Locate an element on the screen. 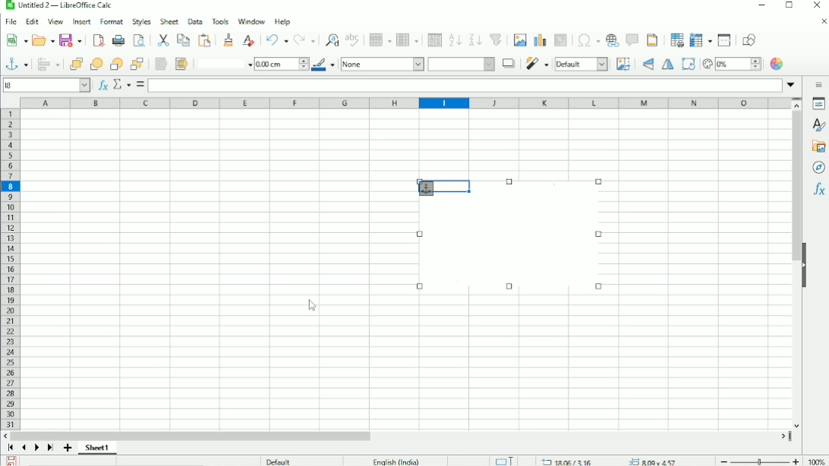 This screenshot has width=829, height=466. Split window is located at coordinates (727, 40).